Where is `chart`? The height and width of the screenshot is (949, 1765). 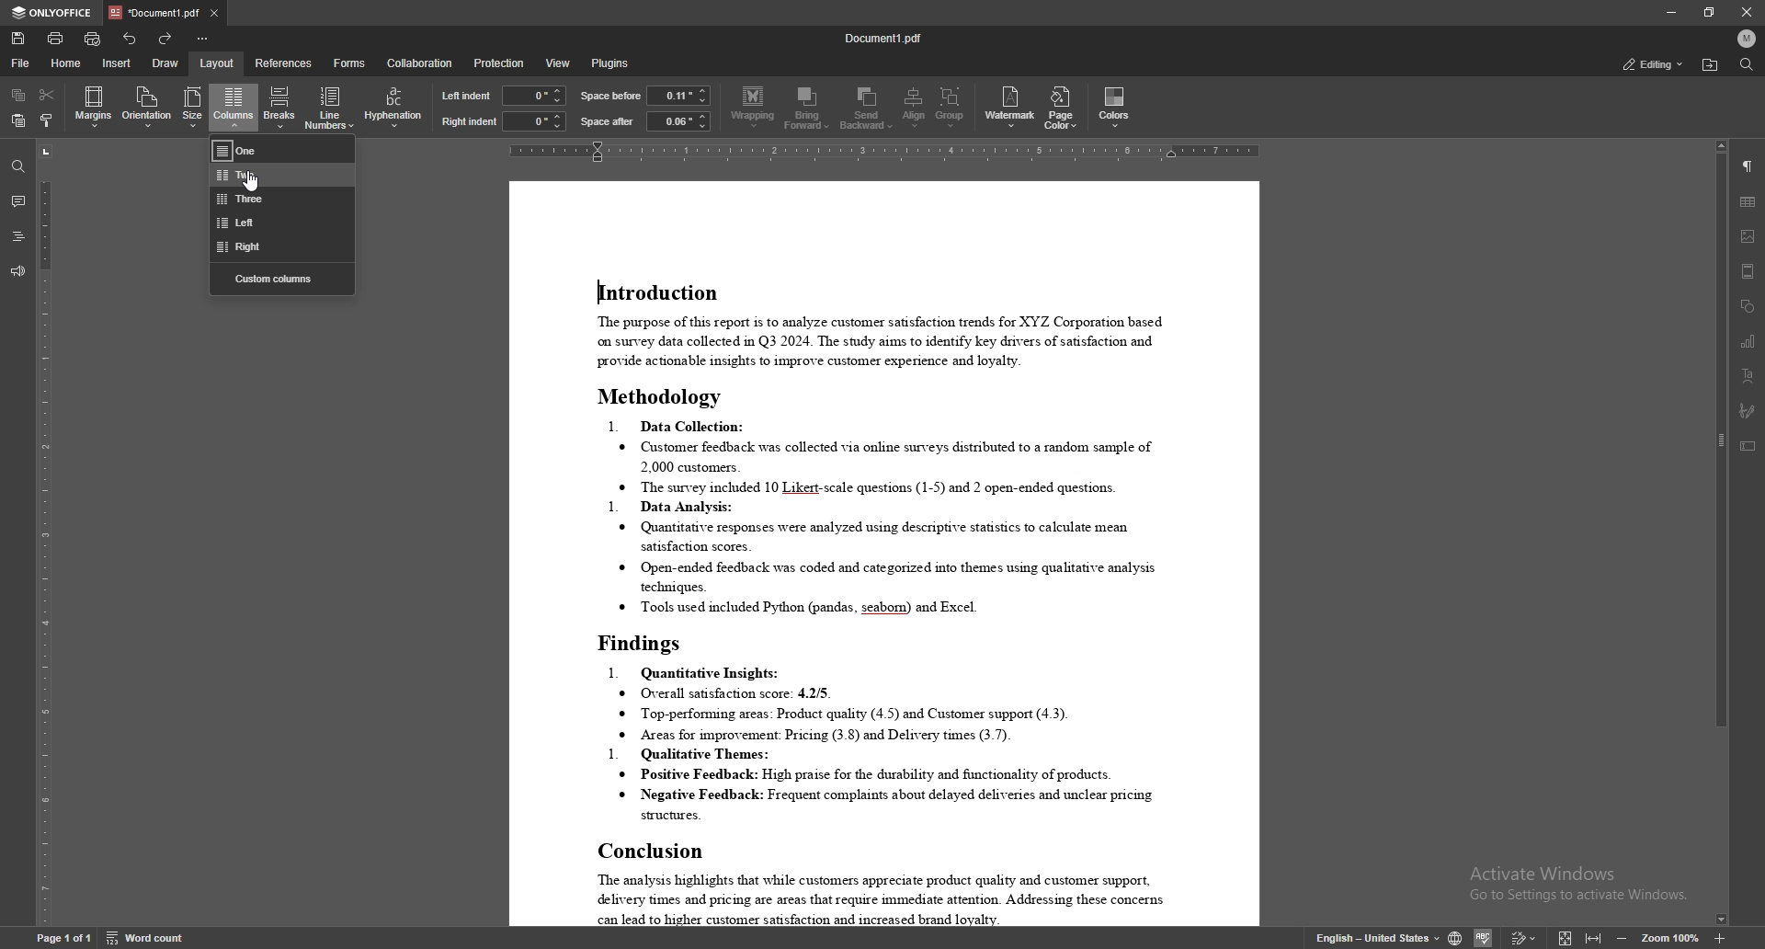 chart is located at coordinates (1748, 340).